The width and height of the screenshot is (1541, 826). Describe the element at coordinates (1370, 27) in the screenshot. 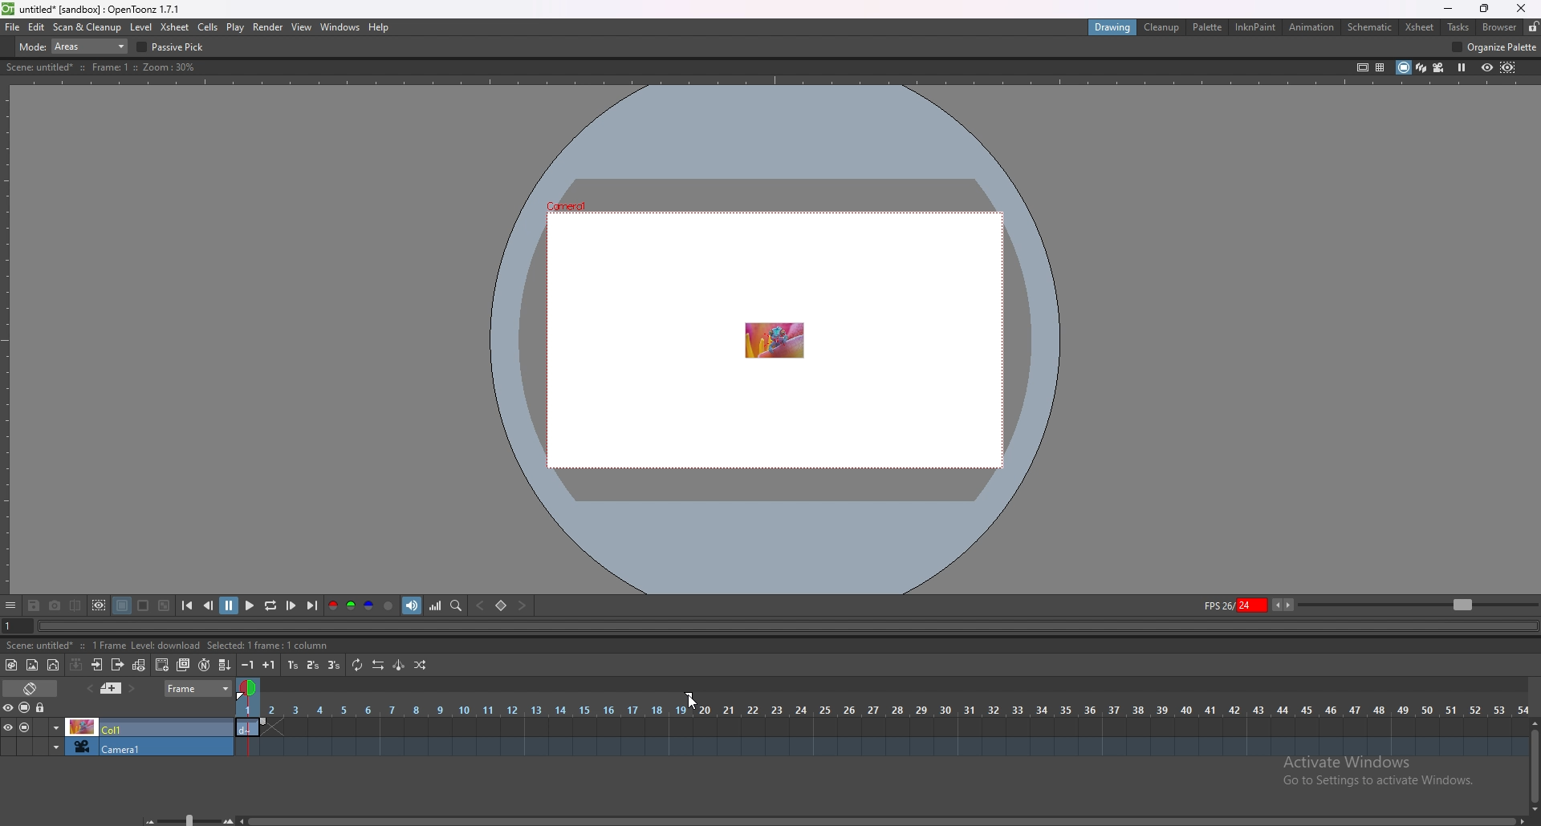

I see `schematic` at that location.